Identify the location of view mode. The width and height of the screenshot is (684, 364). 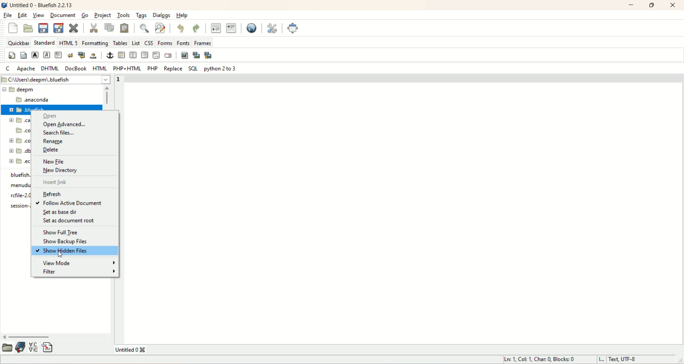
(78, 262).